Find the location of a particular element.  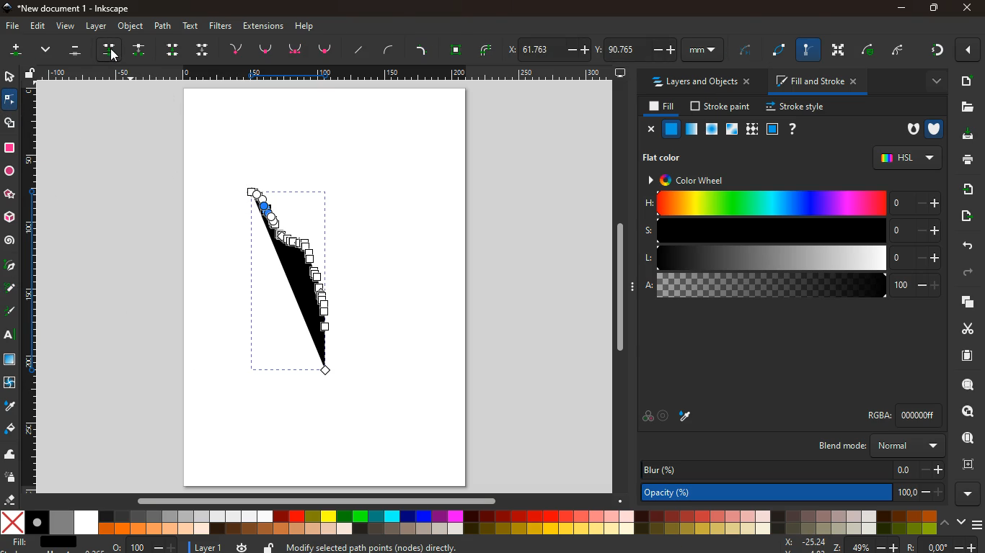

overlap is located at coordinates (648, 416).